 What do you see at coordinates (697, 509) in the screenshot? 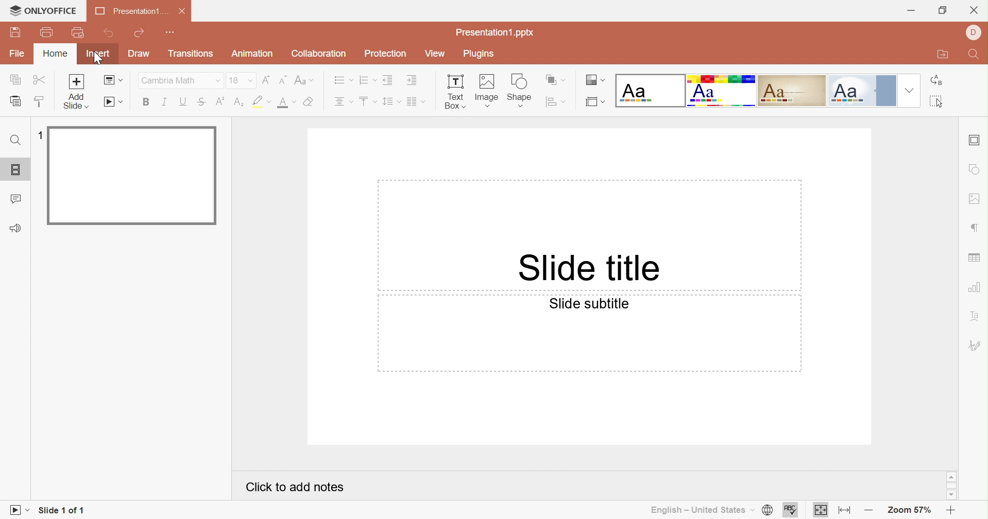
I see `English - United States` at bounding box center [697, 509].